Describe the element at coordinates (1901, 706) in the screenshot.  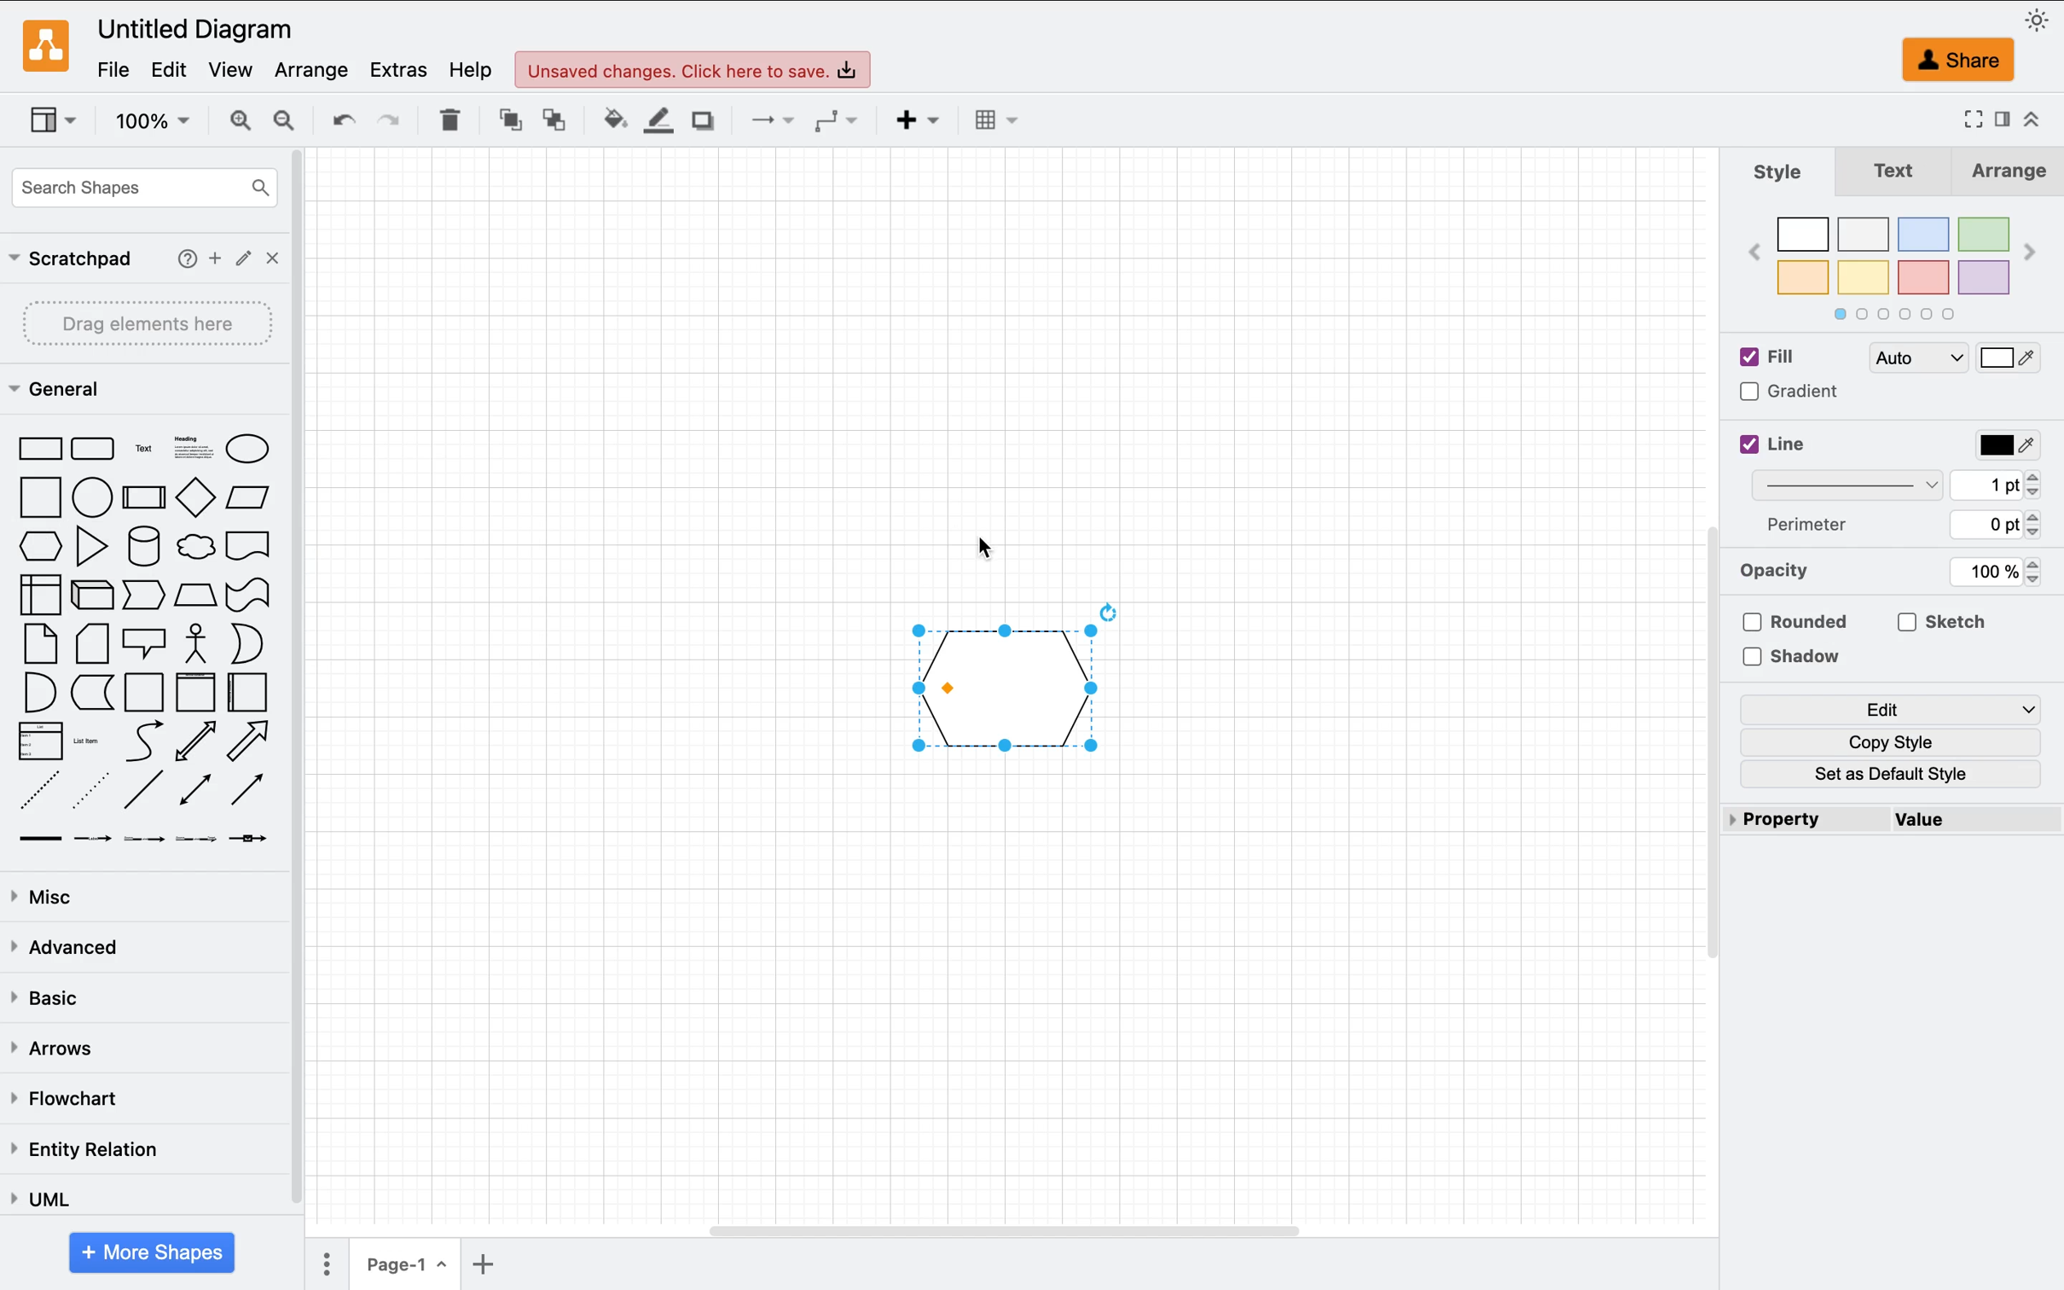
I see `Edit` at that location.